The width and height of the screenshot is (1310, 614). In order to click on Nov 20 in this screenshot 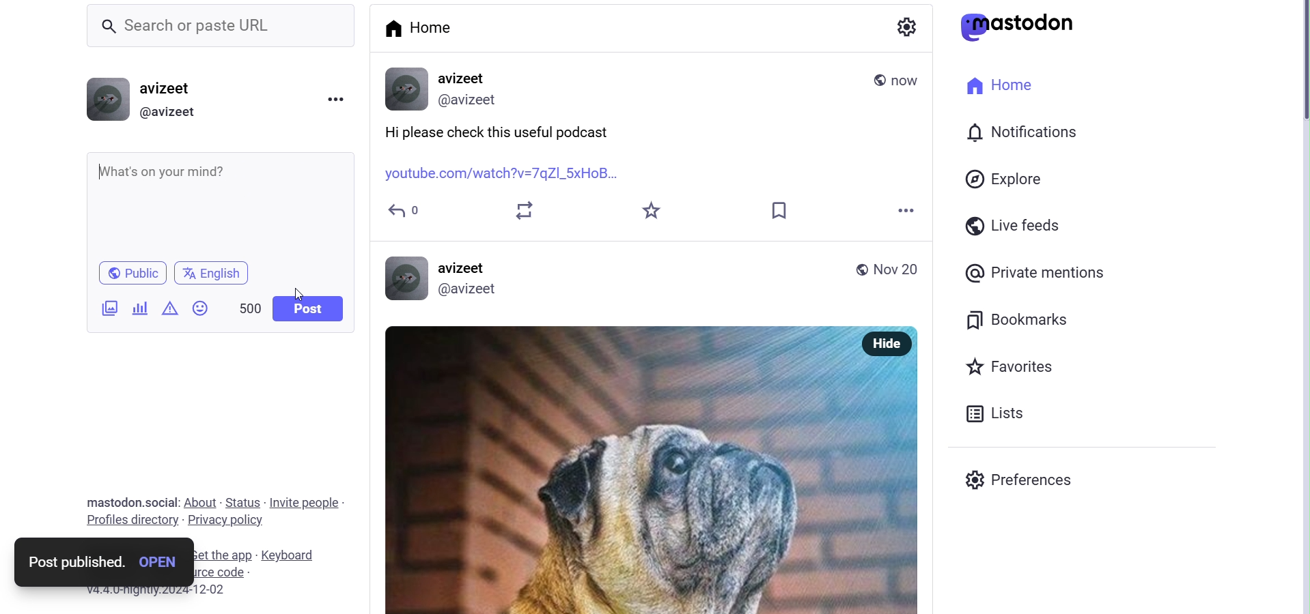, I will do `click(895, 267)`.